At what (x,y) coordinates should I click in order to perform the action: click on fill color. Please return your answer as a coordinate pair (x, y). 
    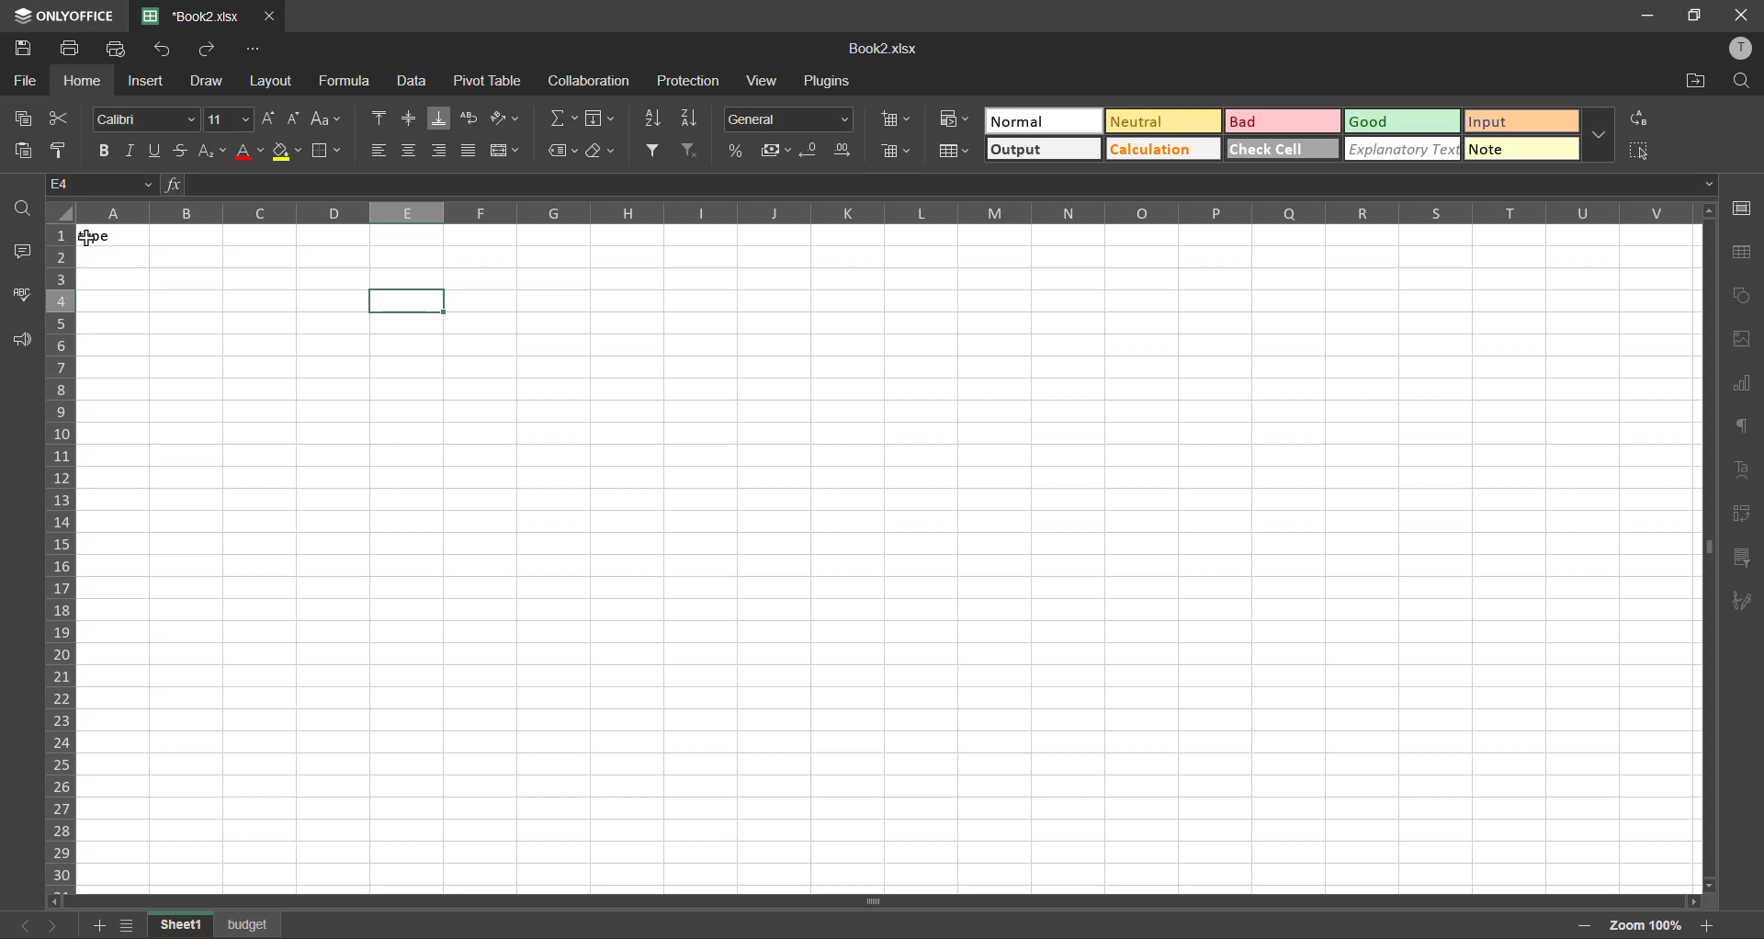
    Looking at the image, I should click on (287, 151).